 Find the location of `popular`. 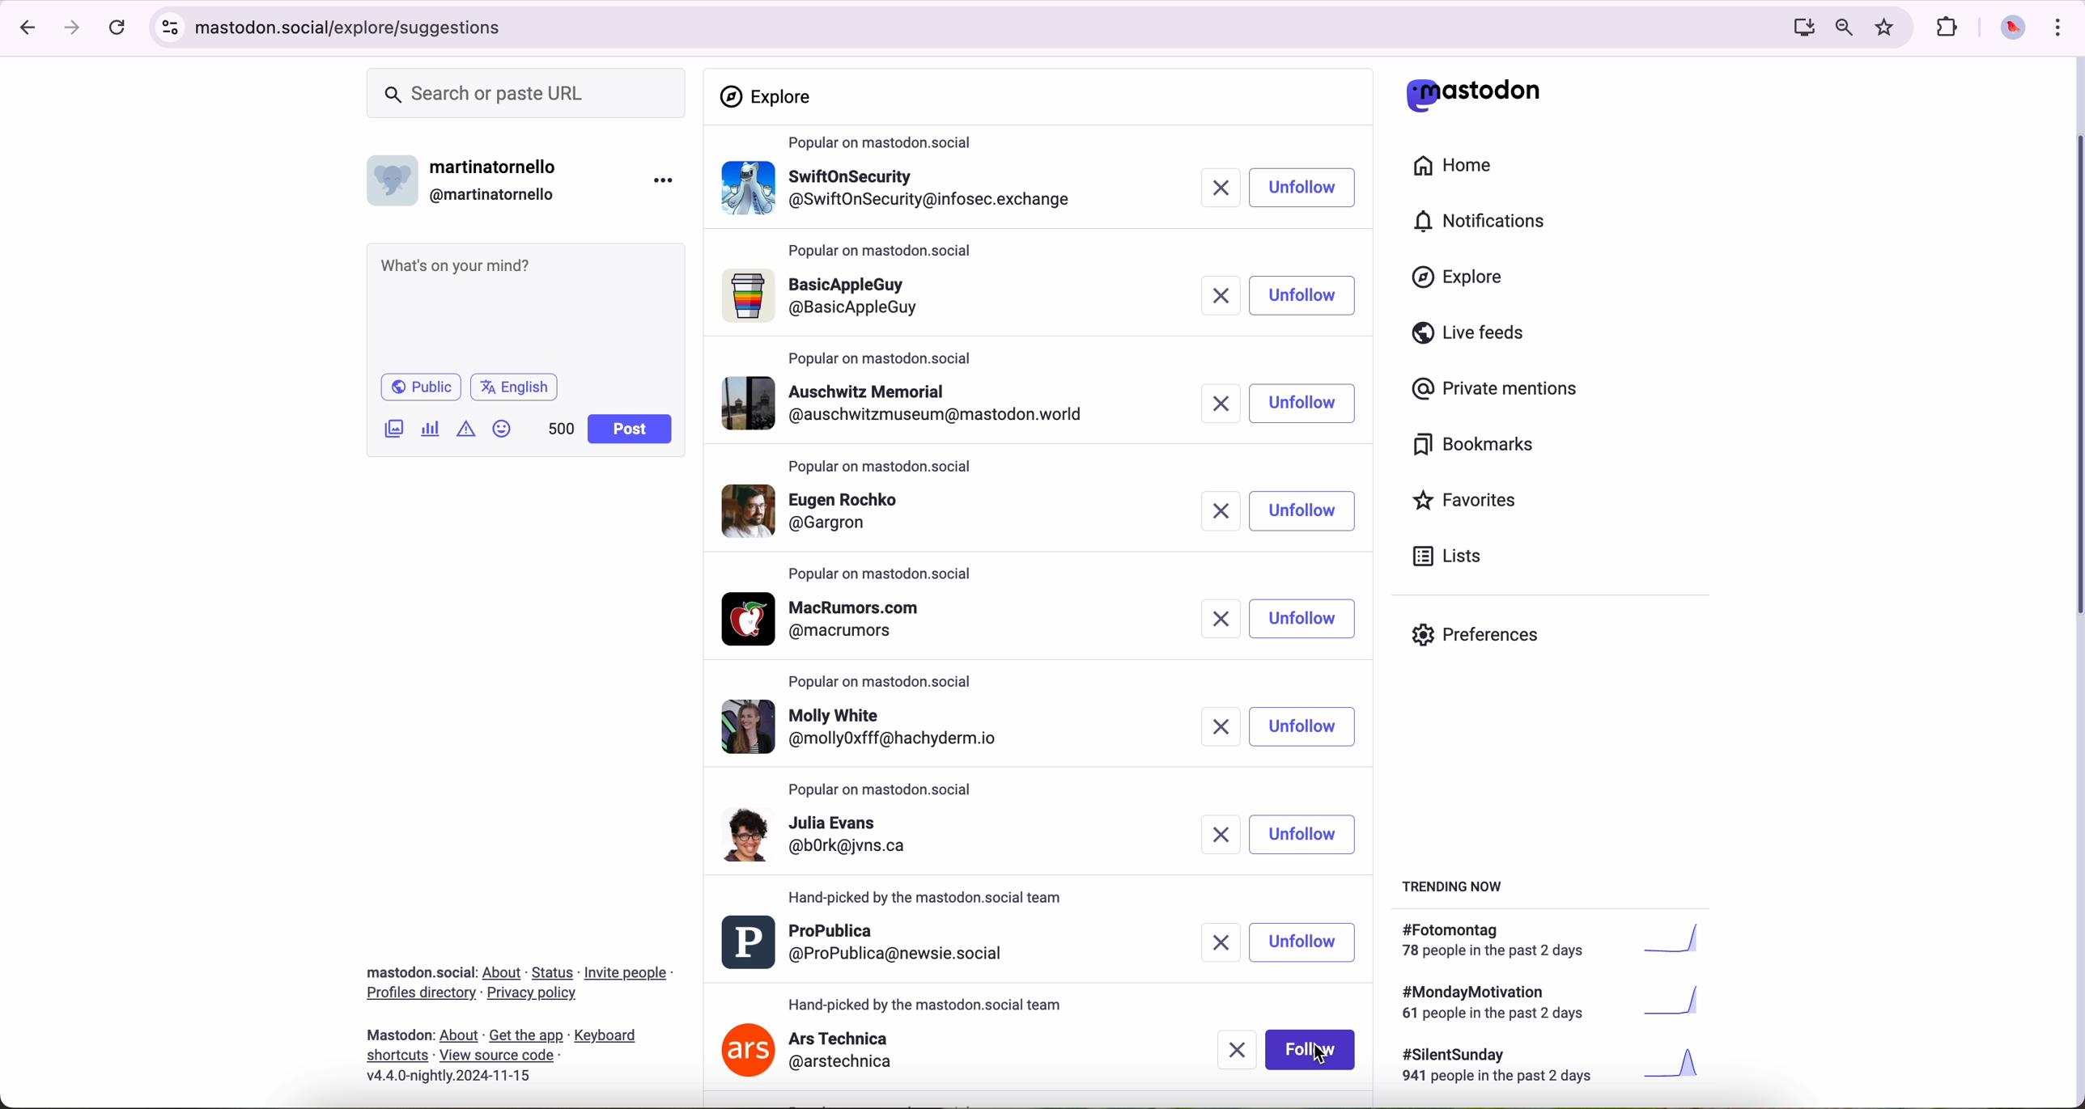

popular is located at coordinates (883, 468).